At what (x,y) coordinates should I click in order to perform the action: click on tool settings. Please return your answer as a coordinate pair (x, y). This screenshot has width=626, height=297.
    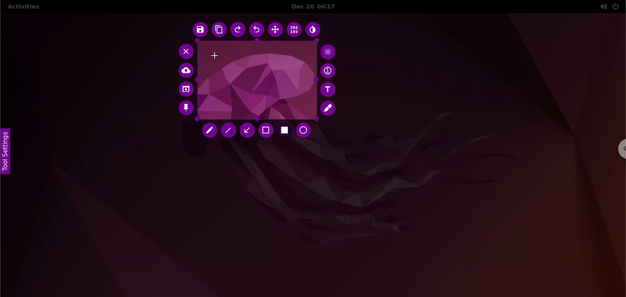
    Looking at the image, I should click on (8, 152).